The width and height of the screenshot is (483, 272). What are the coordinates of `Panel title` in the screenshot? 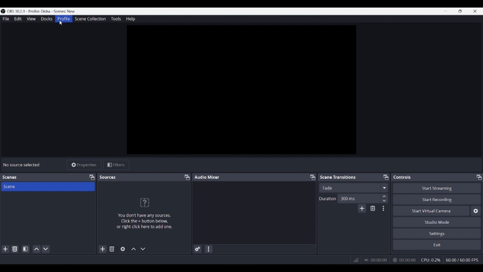 It's located at (108, 177).